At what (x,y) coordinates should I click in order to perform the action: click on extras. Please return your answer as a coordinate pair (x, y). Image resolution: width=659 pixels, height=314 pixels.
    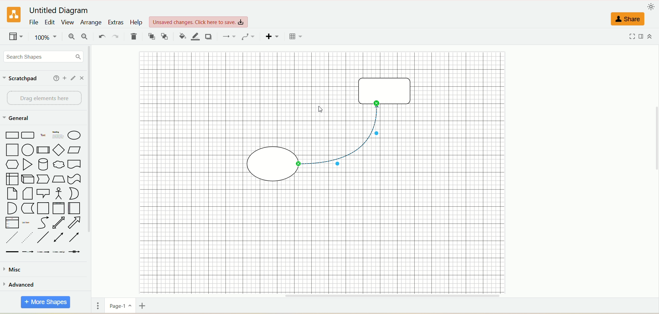
    Looking at the image, I should click on (116, 22).